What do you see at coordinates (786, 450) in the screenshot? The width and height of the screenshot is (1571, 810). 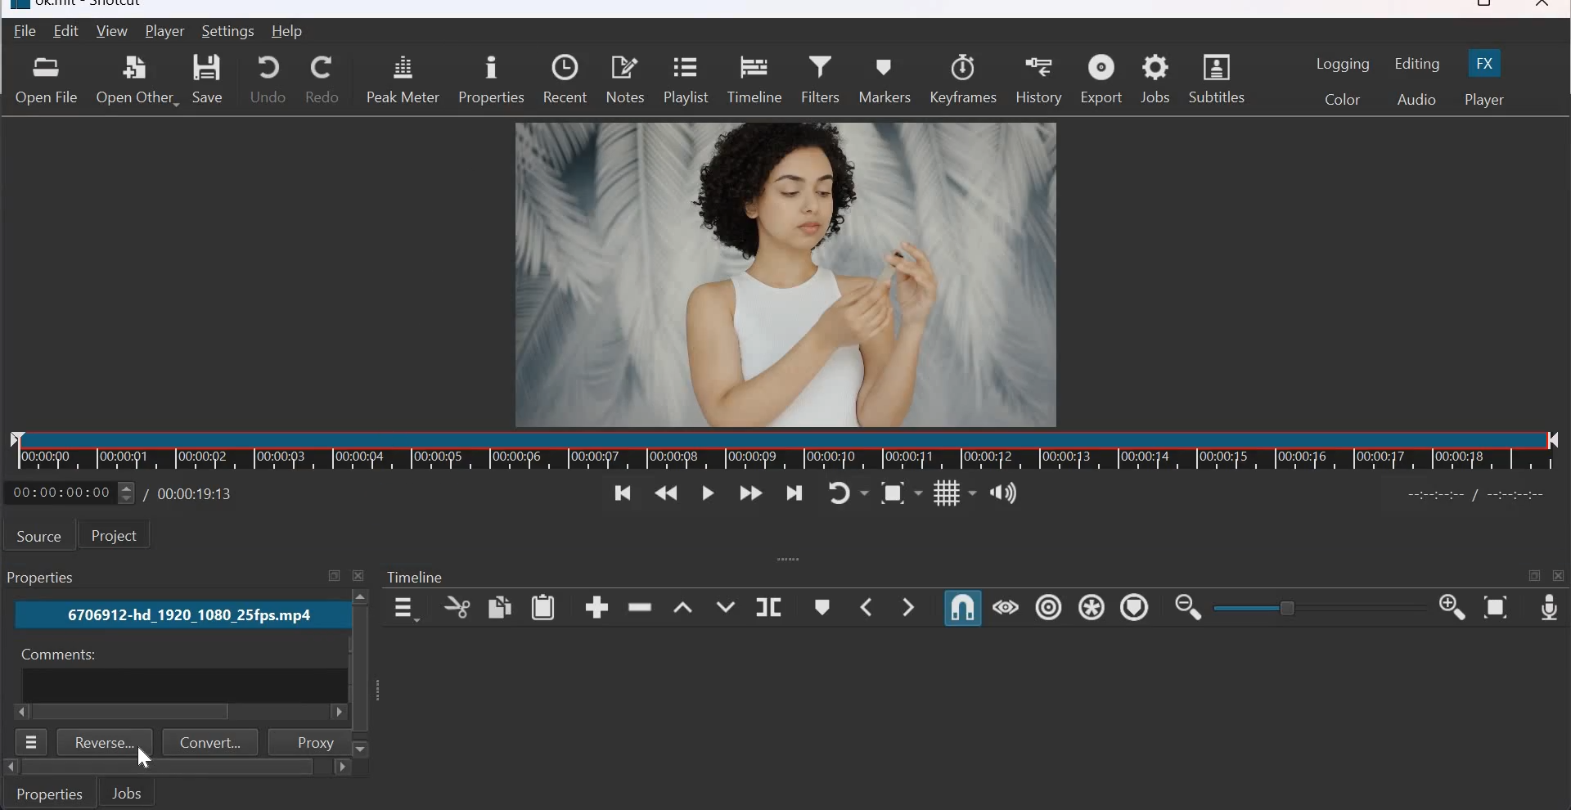 I see `Timeline` at bounding box center [786, 450].